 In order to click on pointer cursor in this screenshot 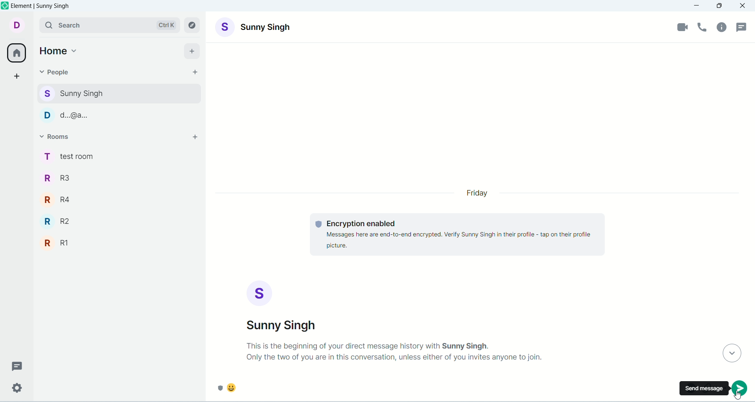, I will do `click(739, 397)`.